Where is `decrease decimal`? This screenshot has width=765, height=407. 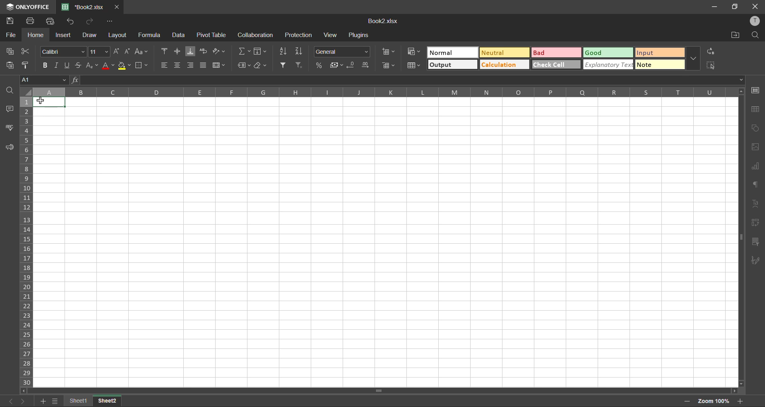
decrease decimal is located at coordinates (353, 65).